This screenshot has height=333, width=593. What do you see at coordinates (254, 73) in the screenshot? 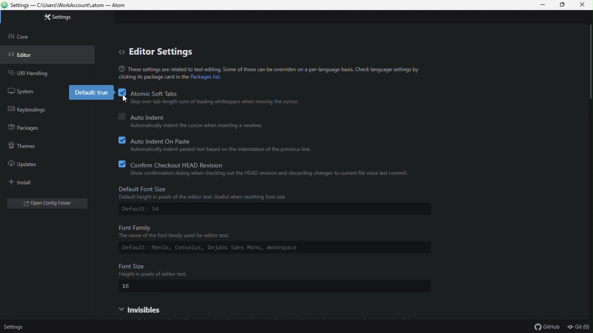
I see `® These settings are related to text editing. Some of these can be override on a per-language basis. Check language settings by clicking its package card the Packages list.` at bounding box center [254, 73].